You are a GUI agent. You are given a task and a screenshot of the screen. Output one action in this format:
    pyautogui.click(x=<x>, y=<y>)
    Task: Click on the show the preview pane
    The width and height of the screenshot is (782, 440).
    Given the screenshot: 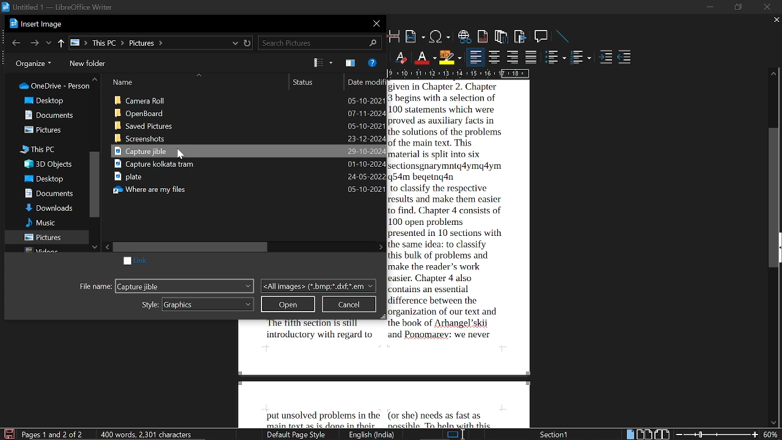 What is the action you would take?
    pyautogui.click(x=353, y=64)
    